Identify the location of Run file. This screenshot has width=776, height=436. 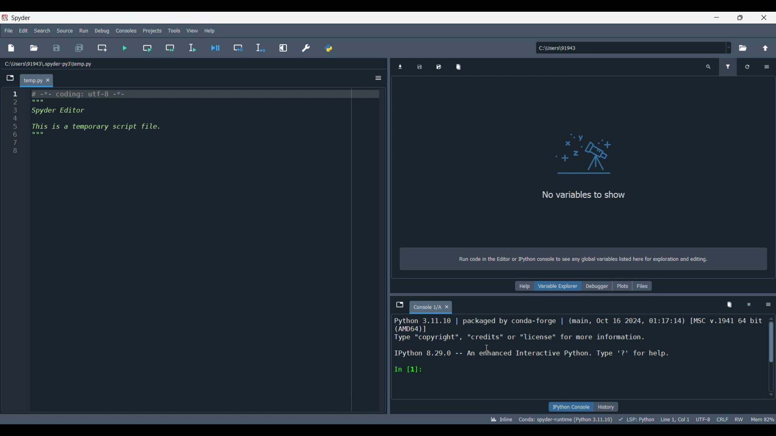
(125, 48).